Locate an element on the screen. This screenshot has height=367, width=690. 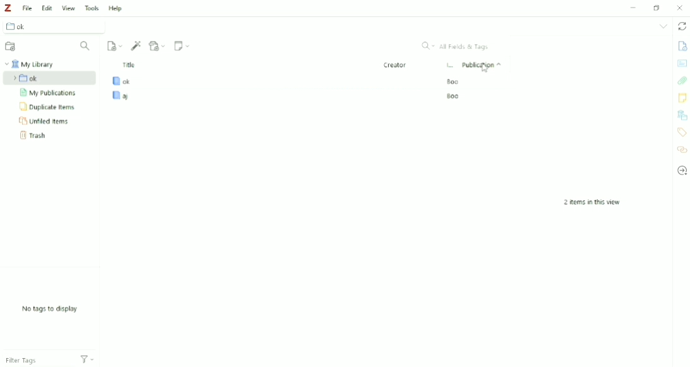
My Publications is located at coordinates (47, 93).